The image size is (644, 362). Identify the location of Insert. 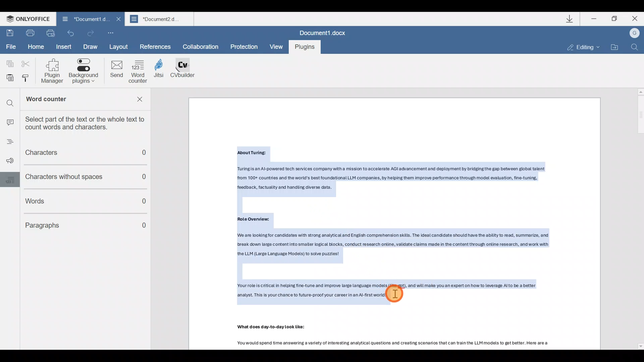
(64, 47).